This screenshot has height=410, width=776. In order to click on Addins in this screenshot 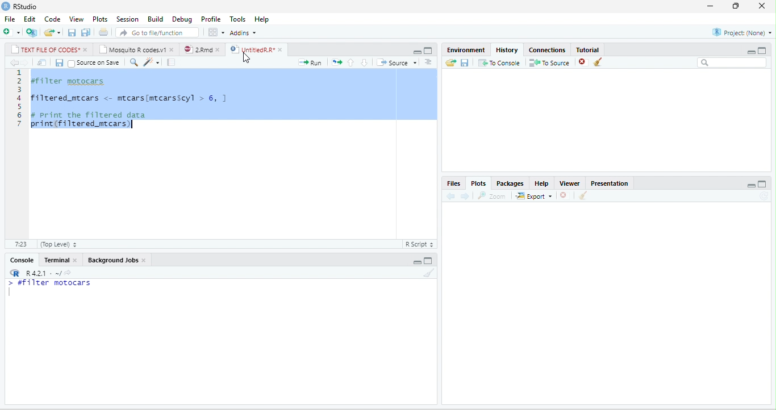, I will do `click(243, 32)`.